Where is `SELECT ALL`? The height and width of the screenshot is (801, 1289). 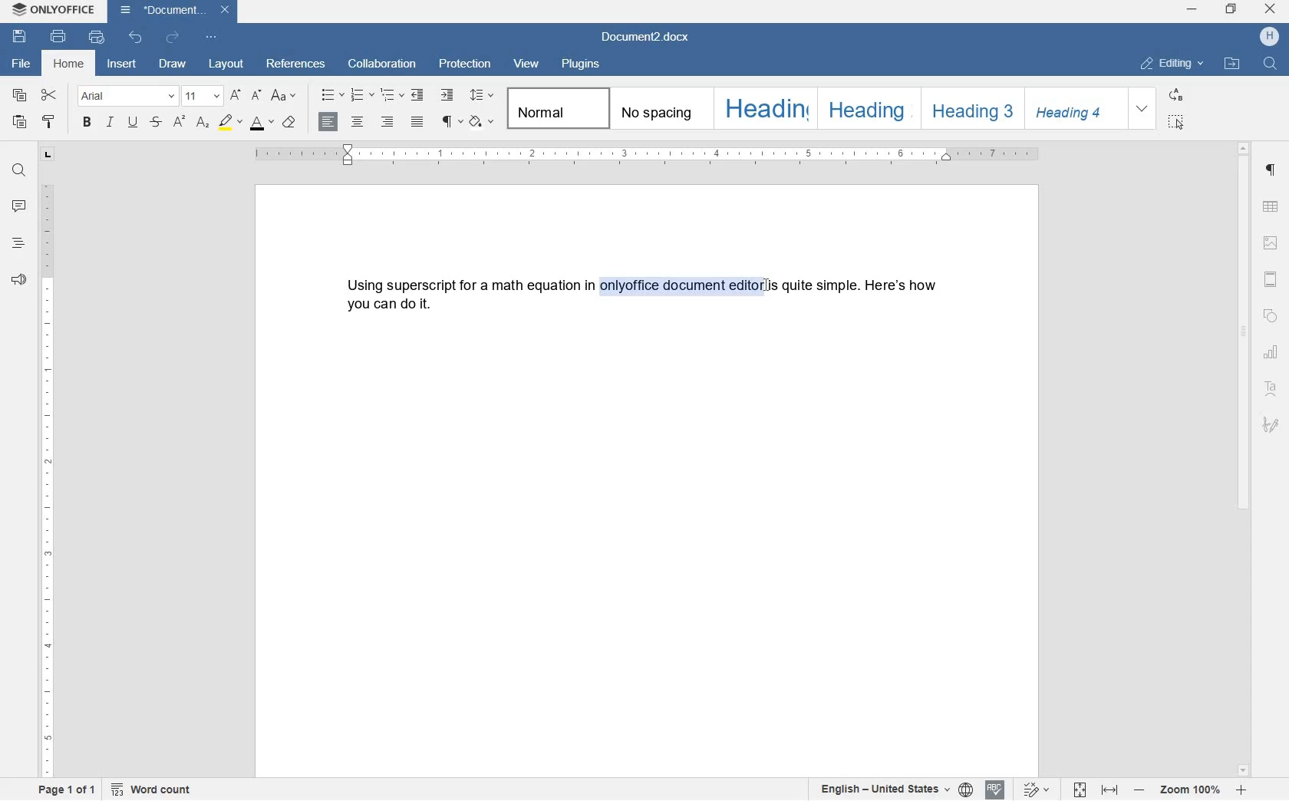 SELECT ALL is located at coordinates (1176, 124).